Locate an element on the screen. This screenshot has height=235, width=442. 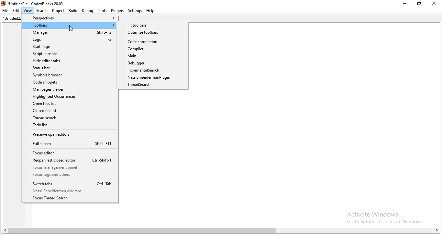
Debugger is located at coordinates (153, 63).